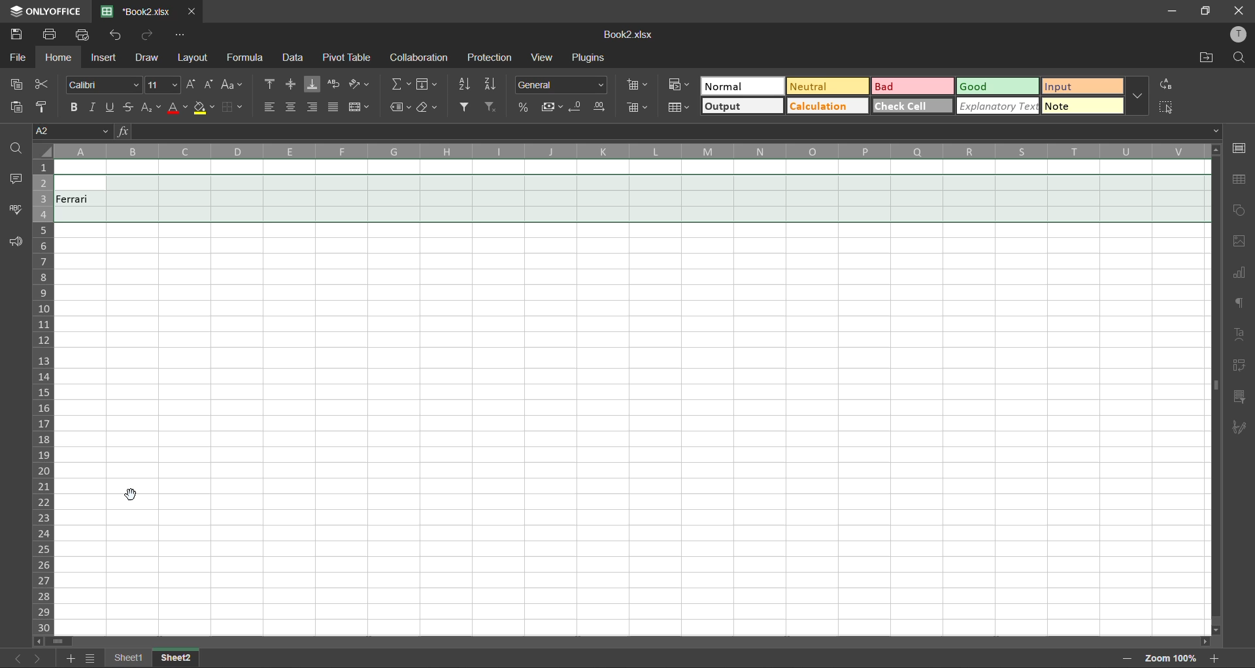  Describe the element at coordinates (675, 133) in the screenshot. I see `formula bar` at that location.